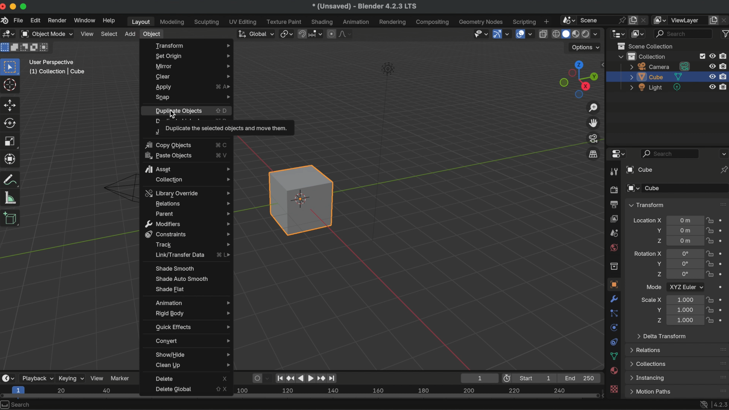  Describe the element at coordinates (702, 404) in the screenshot. I see `network access` at that location.